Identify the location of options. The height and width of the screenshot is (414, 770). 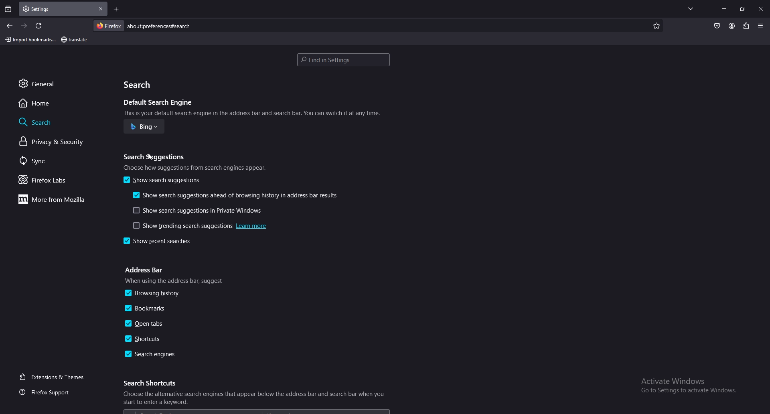
(761, 25).